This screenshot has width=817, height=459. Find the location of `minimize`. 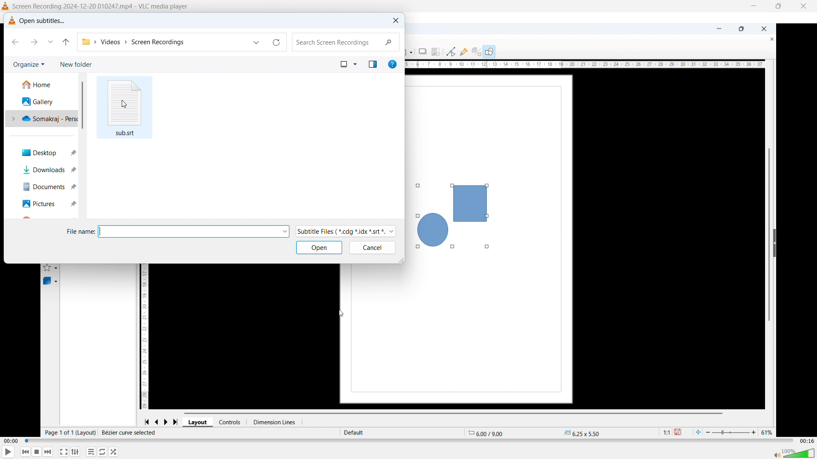

minimize is located at coordinates (717, 28).